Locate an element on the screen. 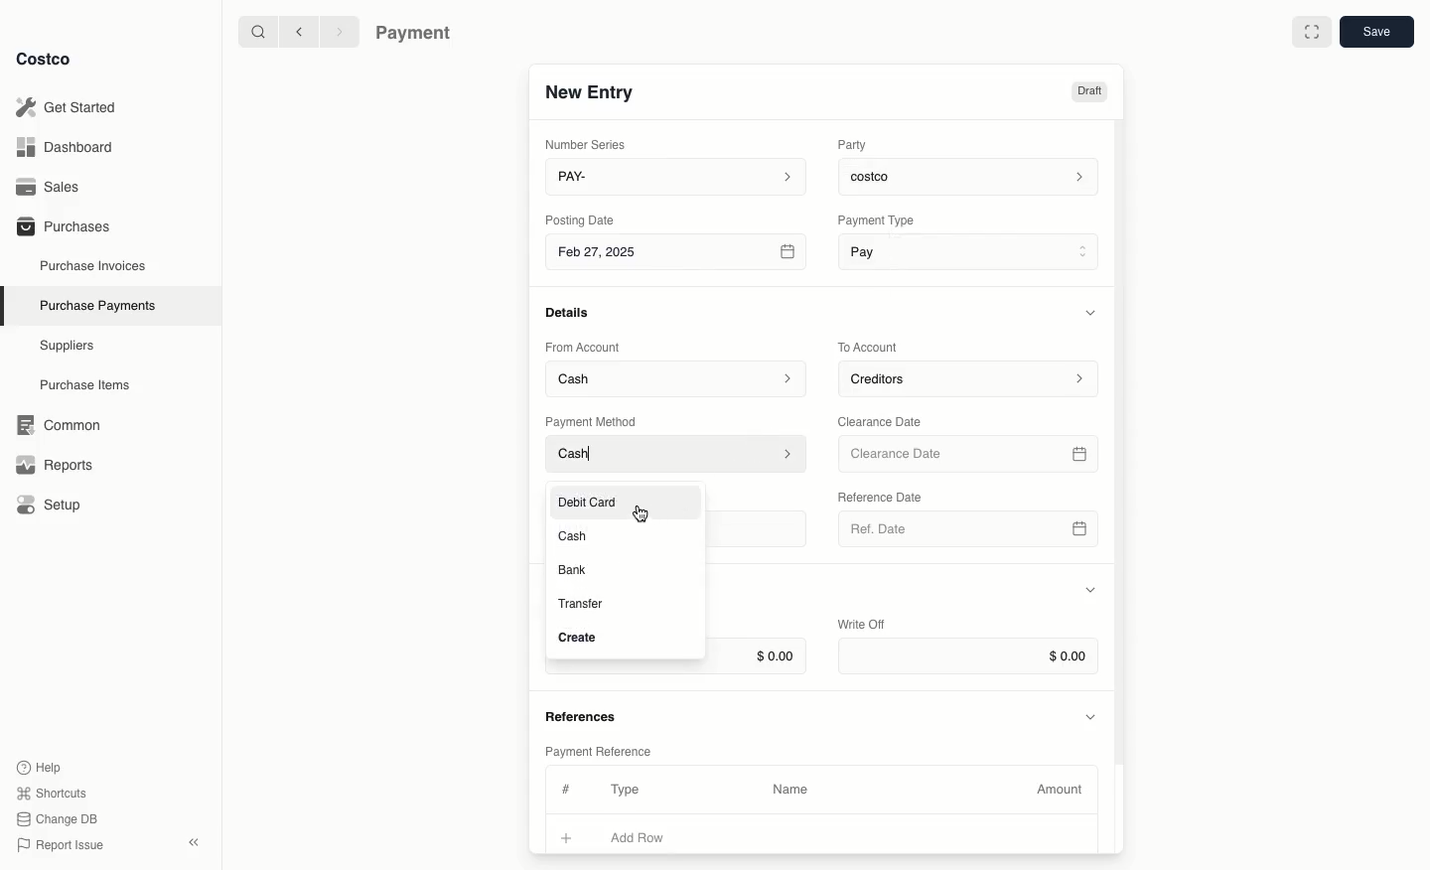  Shortcuts is located at coordinates (51, 792).